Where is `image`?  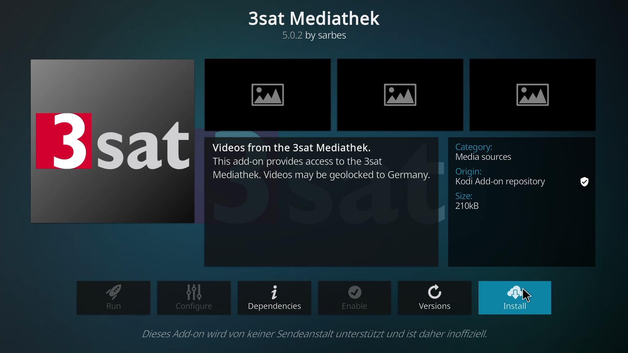 image is located at coordinates (405, 97).